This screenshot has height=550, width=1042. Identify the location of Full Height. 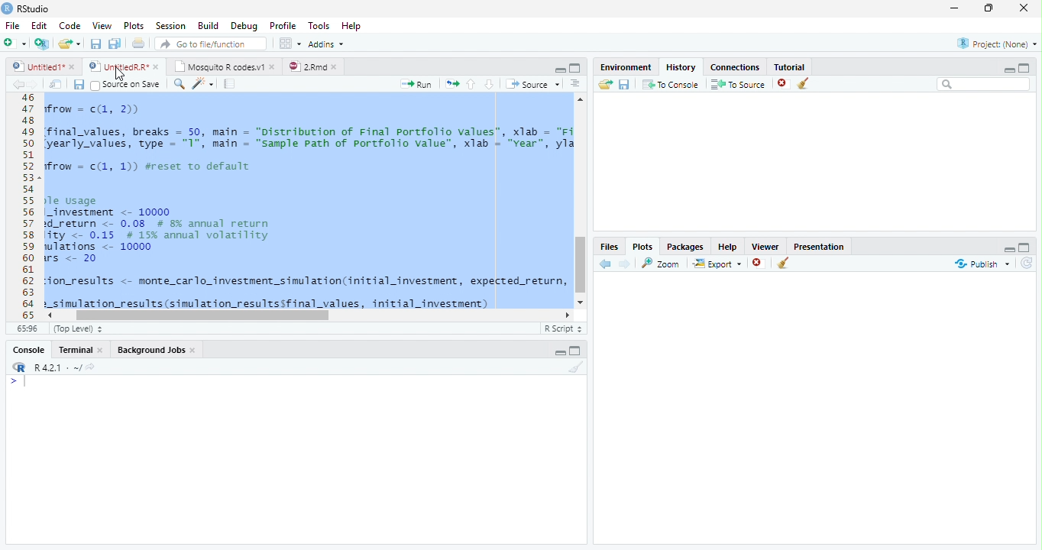
(1026, 246).